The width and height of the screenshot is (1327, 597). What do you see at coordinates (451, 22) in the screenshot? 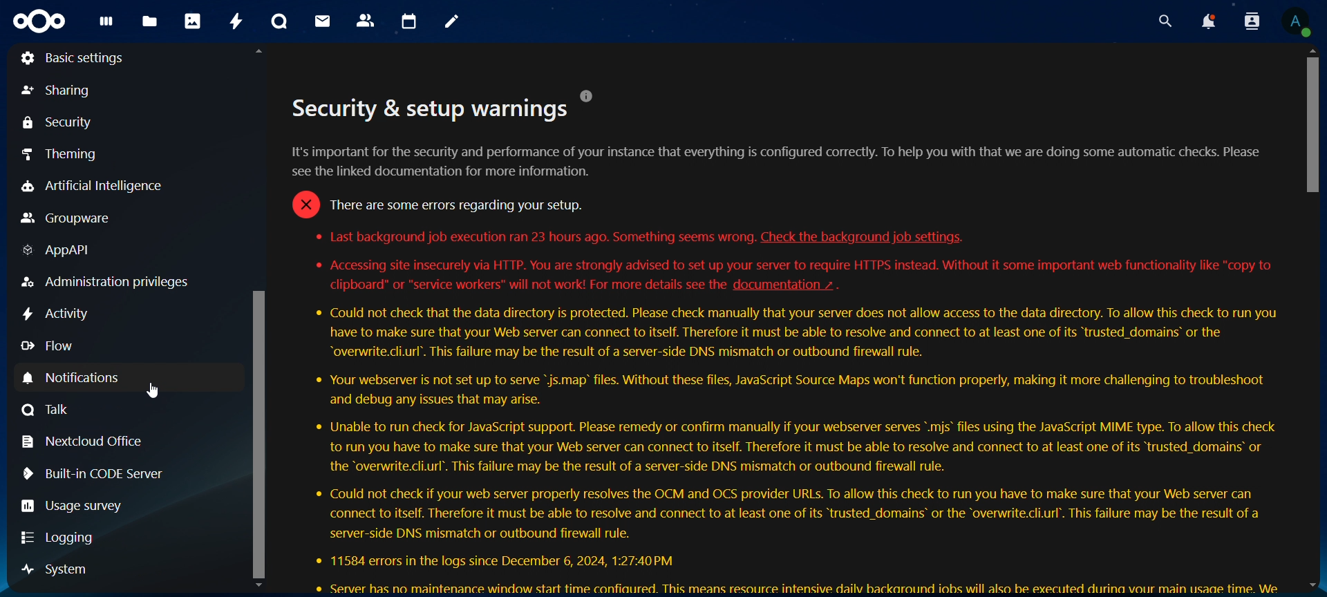
I see `notes` at bounding box center [451, 22].